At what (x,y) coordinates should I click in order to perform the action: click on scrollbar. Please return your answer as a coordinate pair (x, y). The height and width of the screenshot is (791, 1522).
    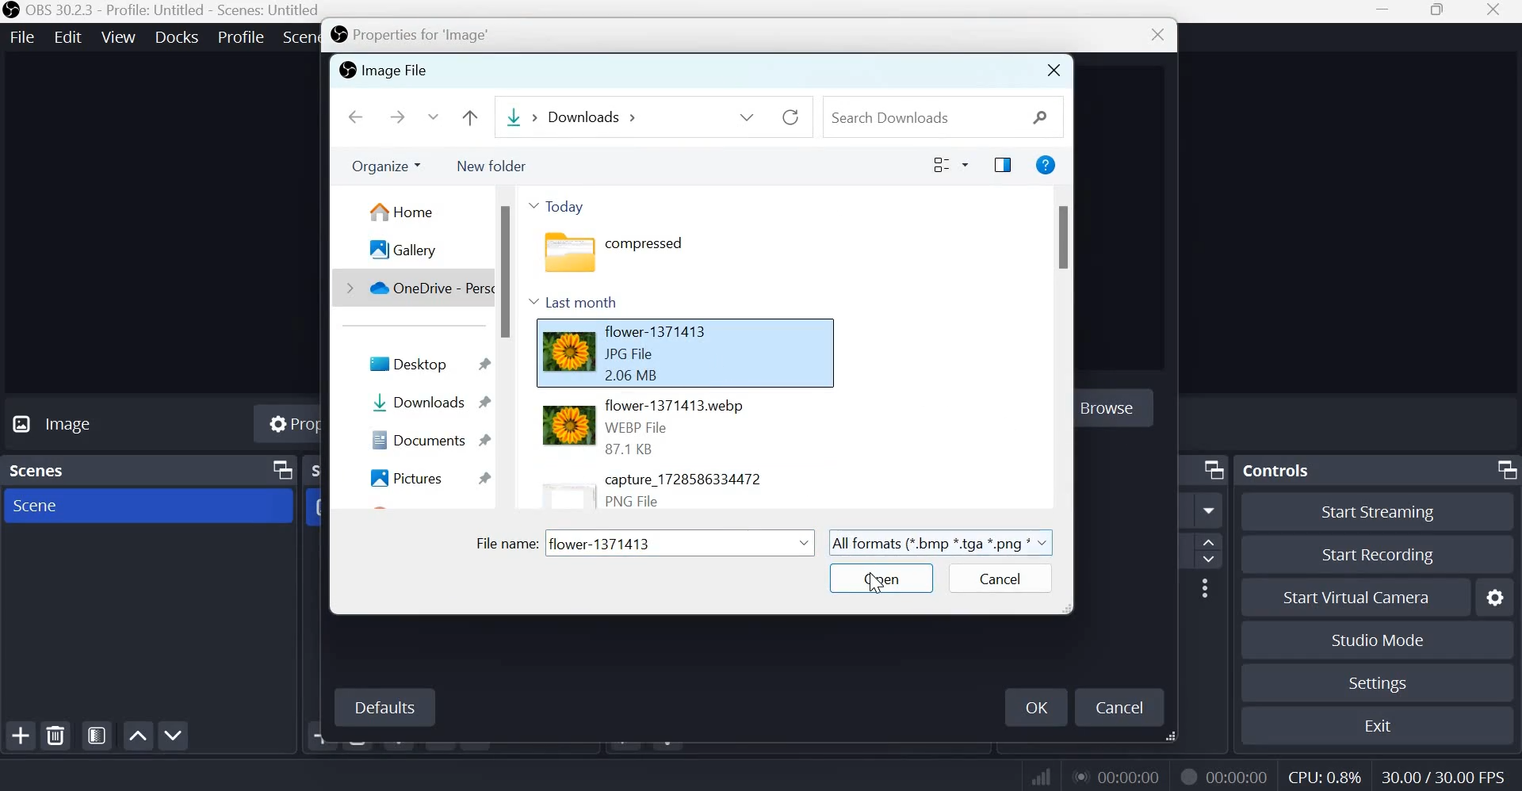
    Looking at the image, I should click on (1065, 346).